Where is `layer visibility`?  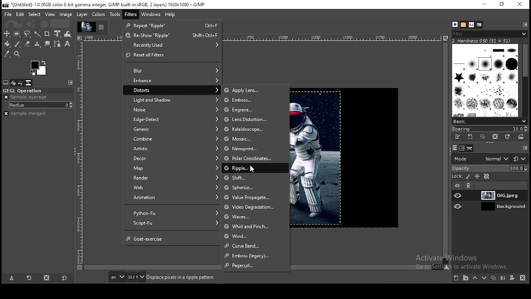
layer visibility is located at coordinates (459, 195).